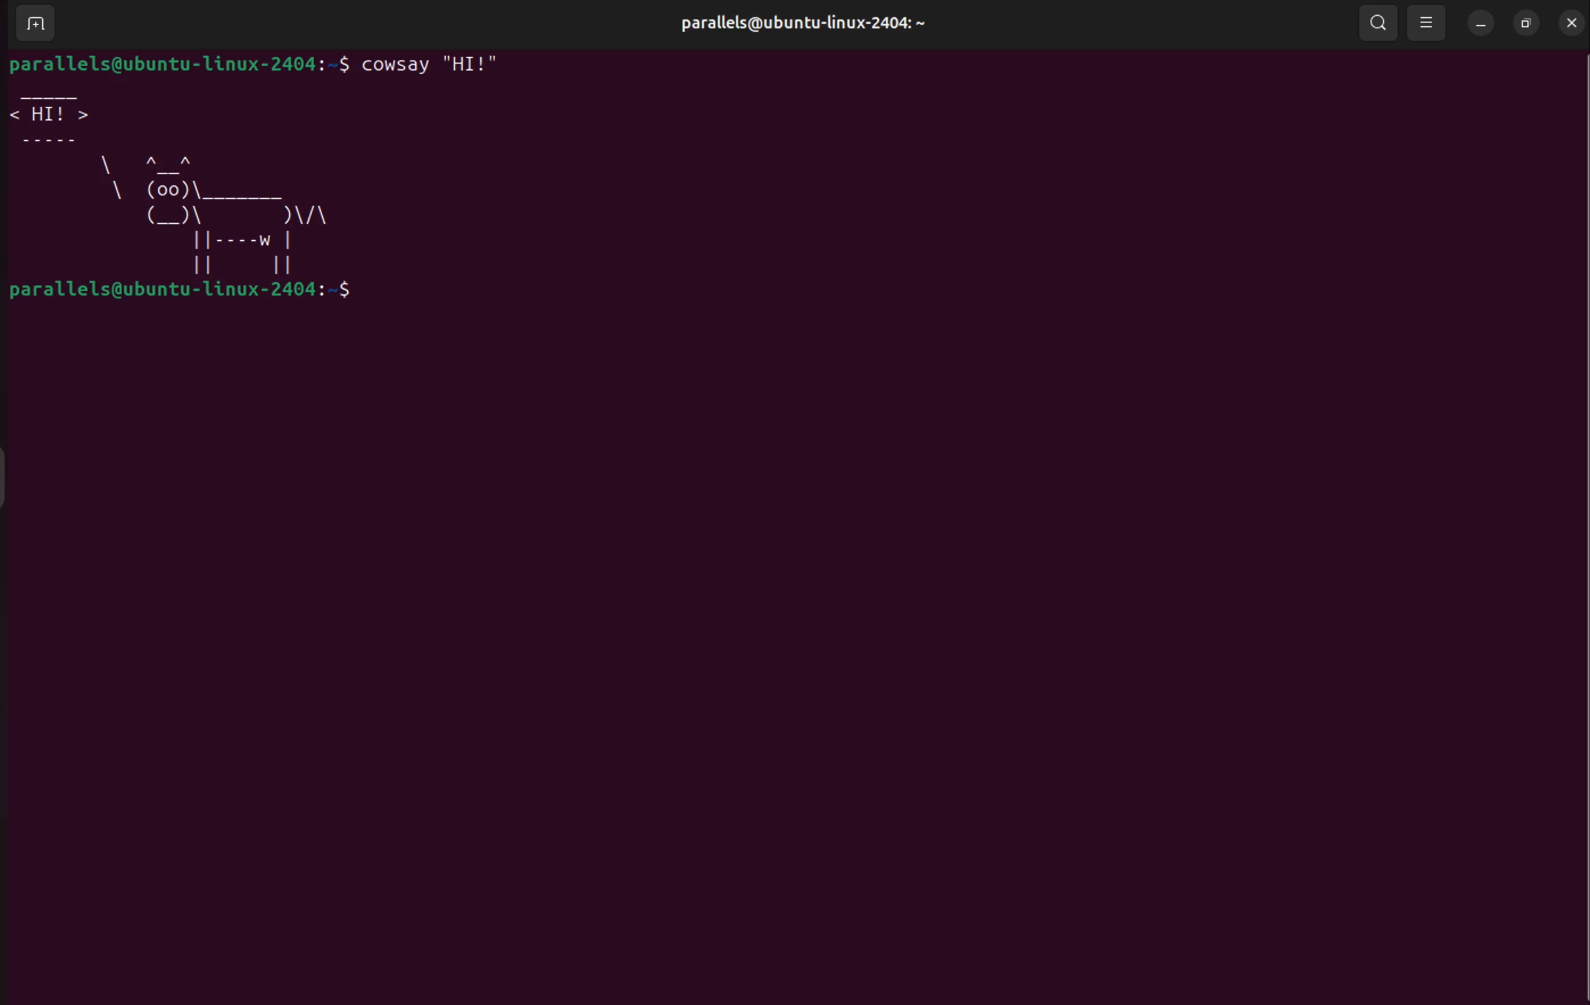 The width and height of the screenshot is (1590, 1005). I want to click on bash prompt, so click(190, 294).